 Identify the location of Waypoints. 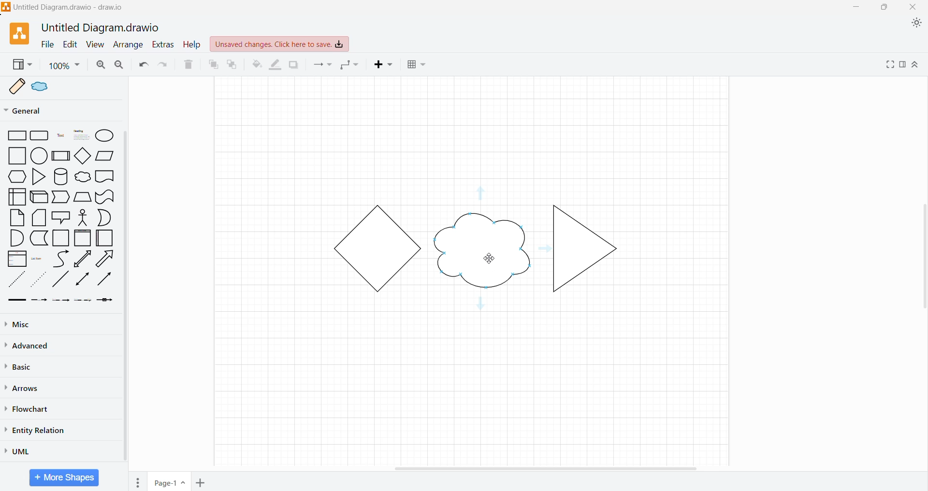
(350, 66).